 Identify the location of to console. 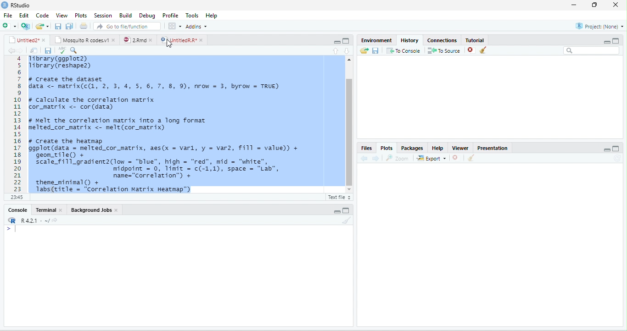
(404, 51).